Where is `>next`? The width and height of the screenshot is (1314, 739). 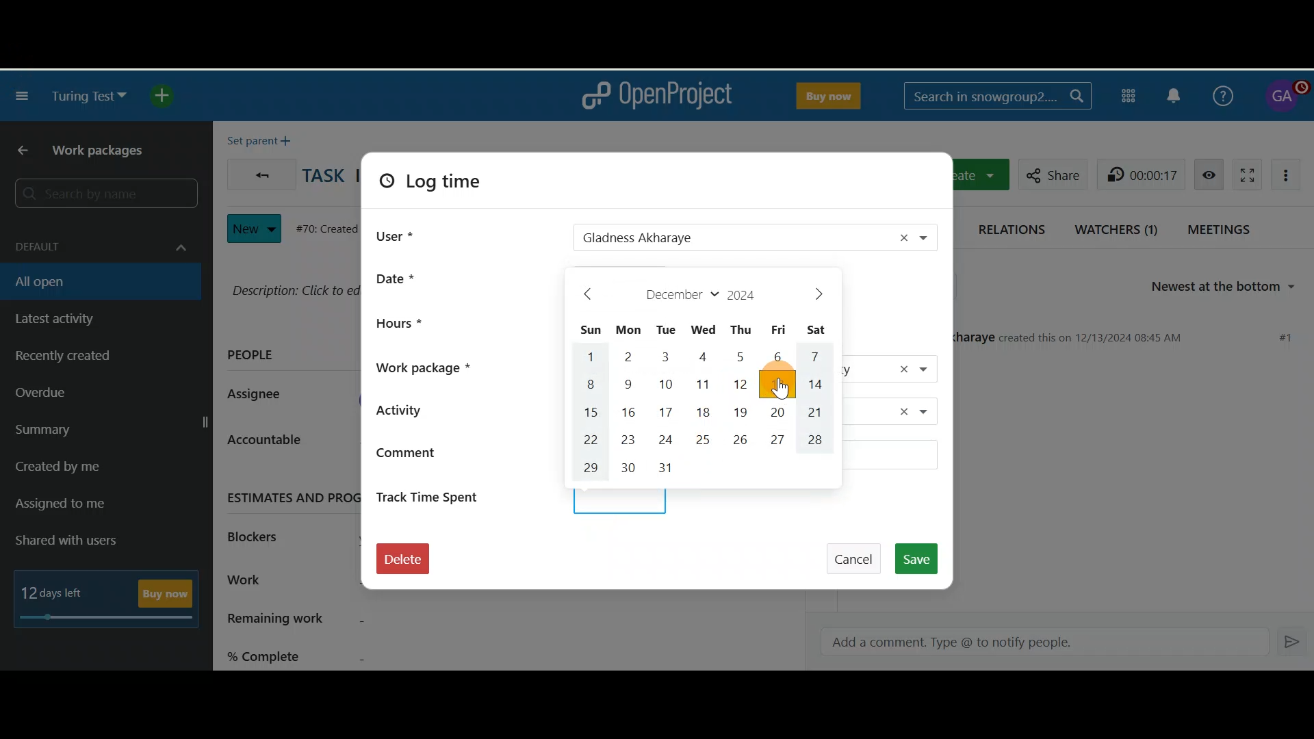
>next is located at coordinates (819, 294).